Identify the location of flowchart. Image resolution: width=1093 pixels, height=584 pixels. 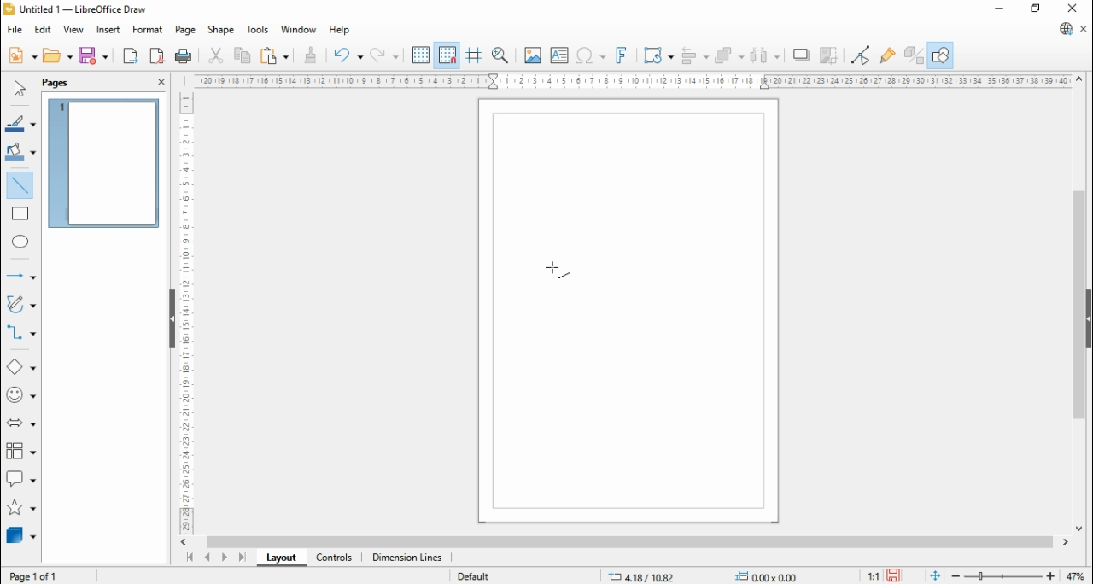
(20, 452).